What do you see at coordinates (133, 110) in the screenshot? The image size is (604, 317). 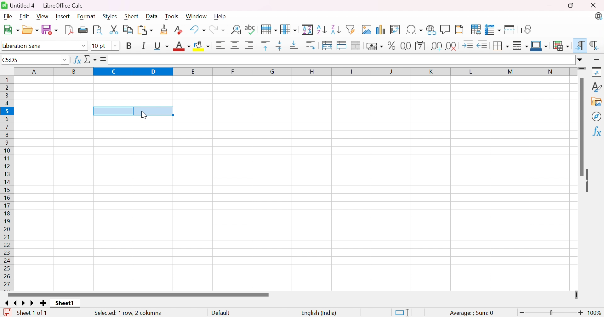 I see `cells selected` at bounding box center [133, 110].